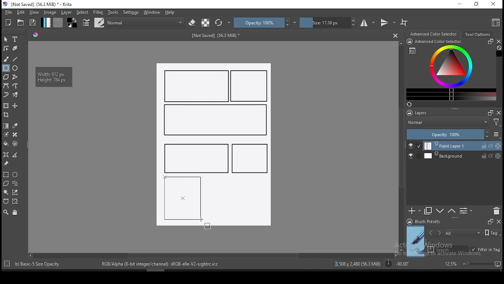 The width and height of the screenshot is (504, 284). I want to click on opacity, so click(453, 135).